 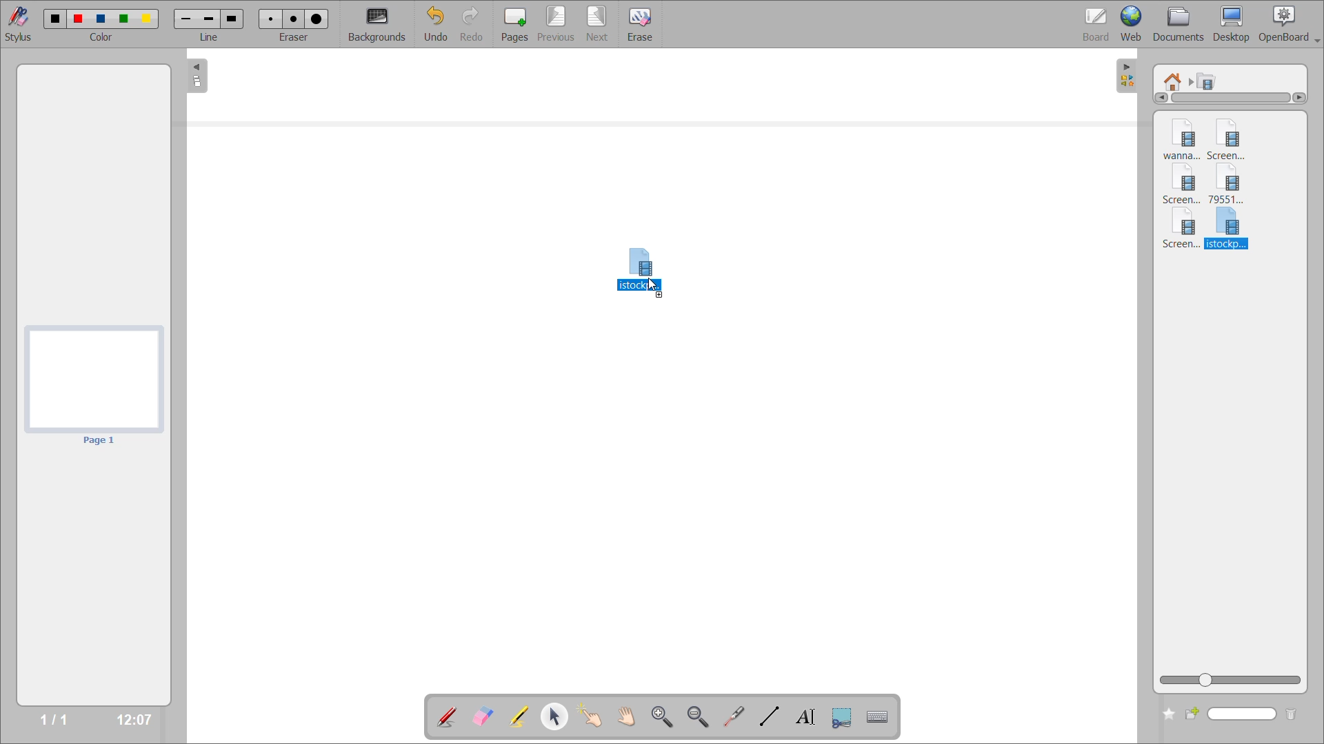 I want to click on virtual keyboard, so click(x=883, y=719).